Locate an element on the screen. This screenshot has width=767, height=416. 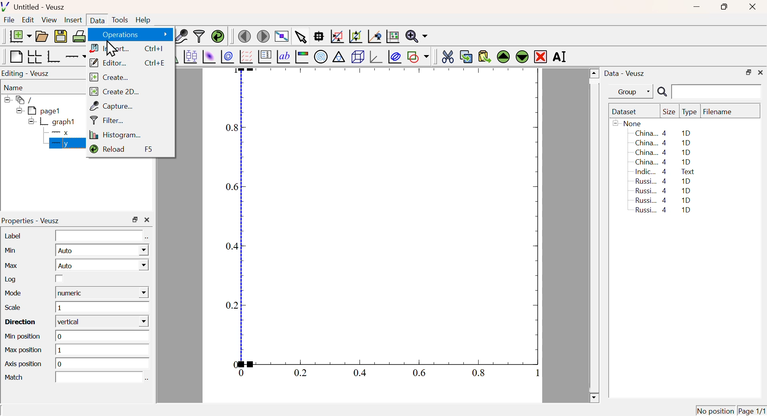
Plot Box Plots is located at coordinates (190, 56).